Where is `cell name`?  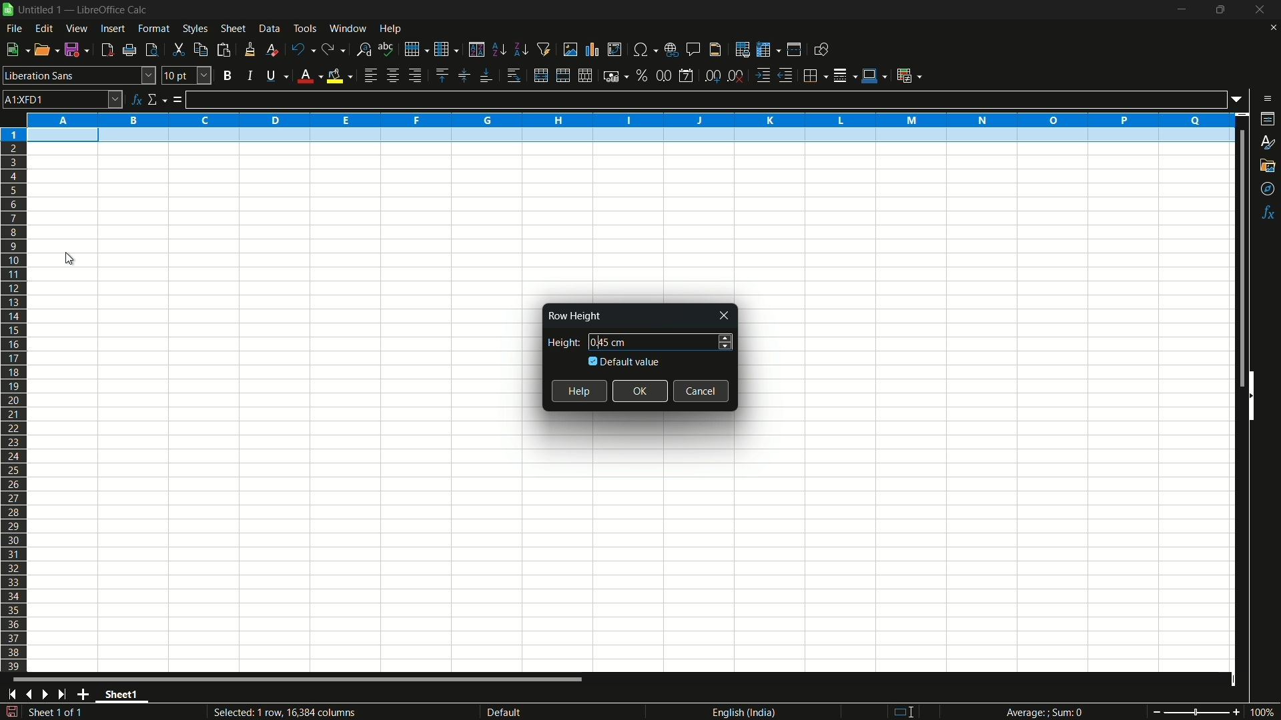 cell name is located at coordinates (63, 99).